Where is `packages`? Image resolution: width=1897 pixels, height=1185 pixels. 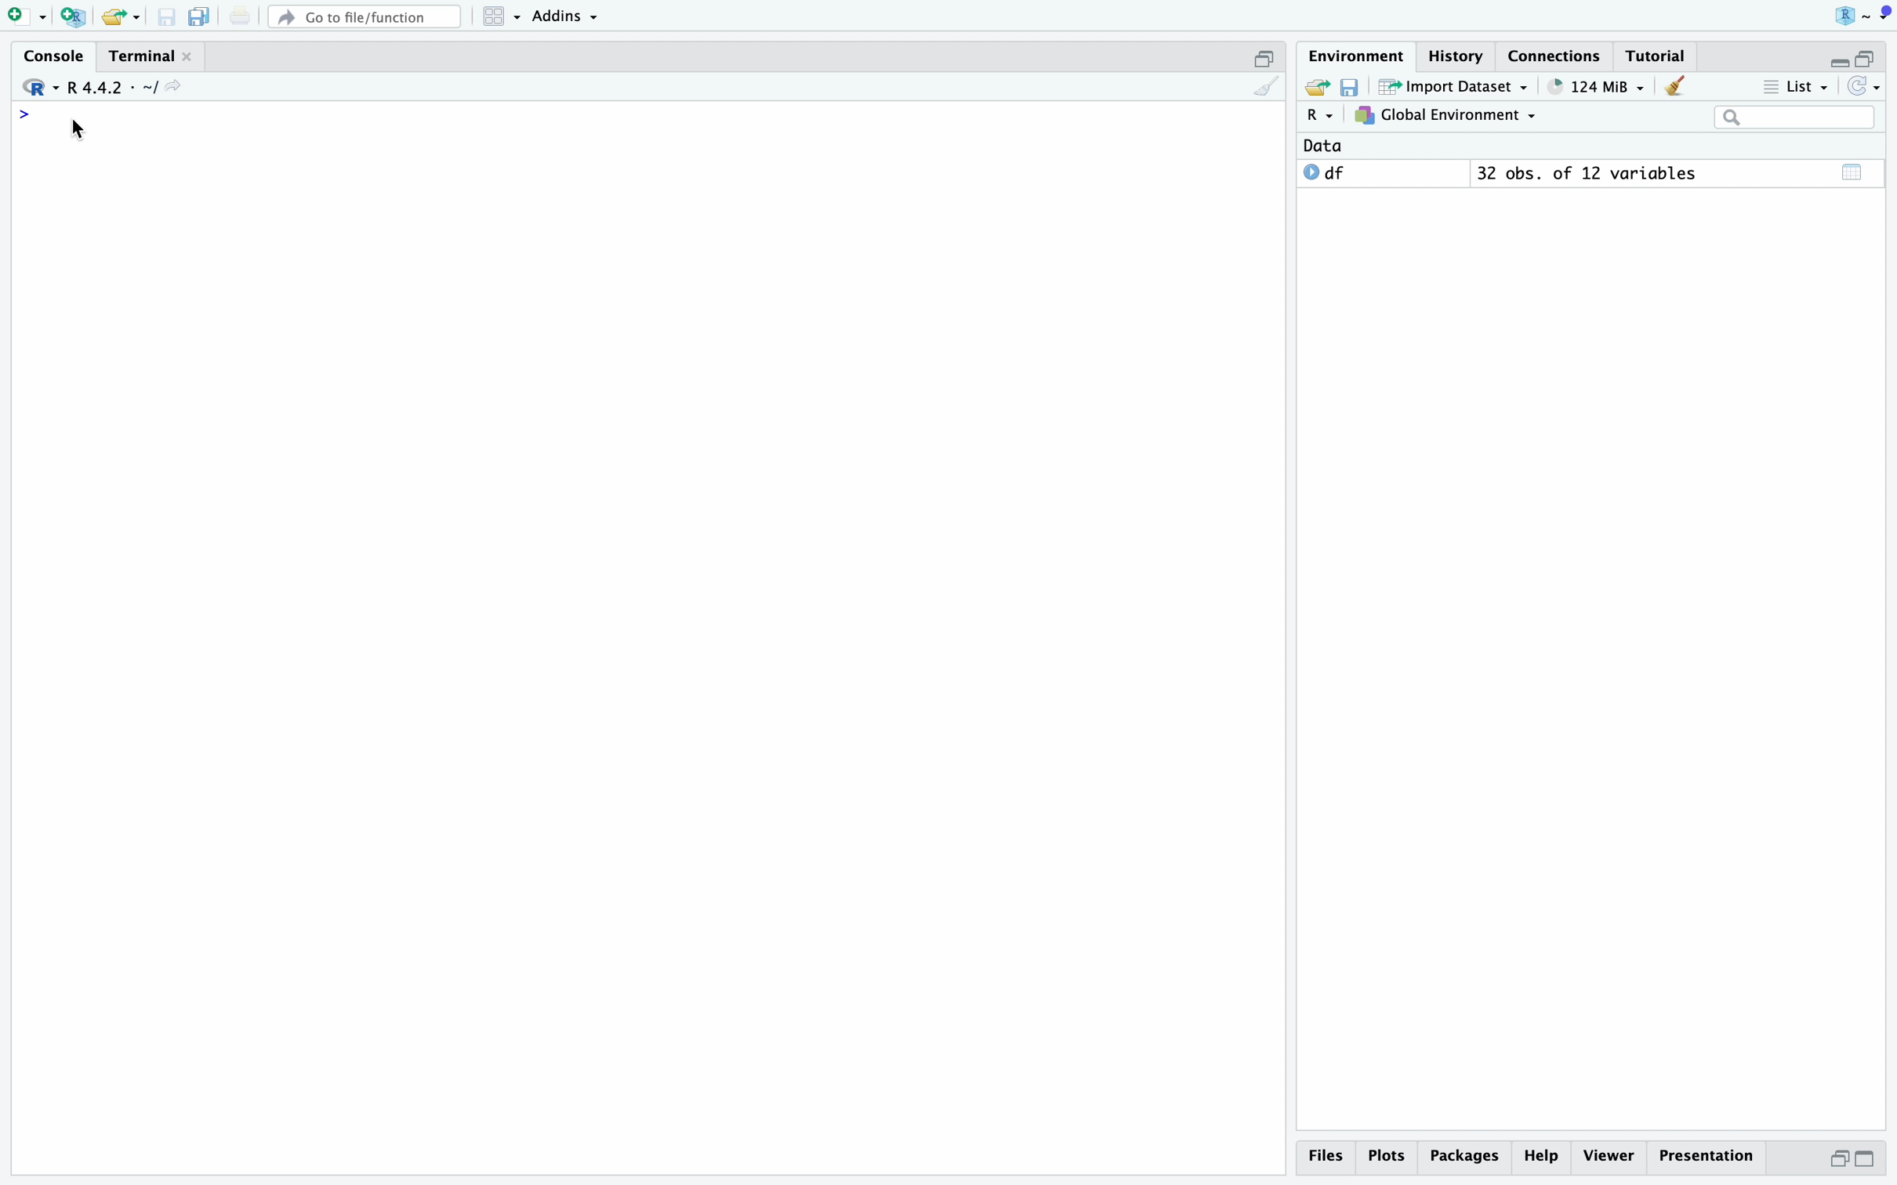
packages is located at coordinates (1466, 1159).